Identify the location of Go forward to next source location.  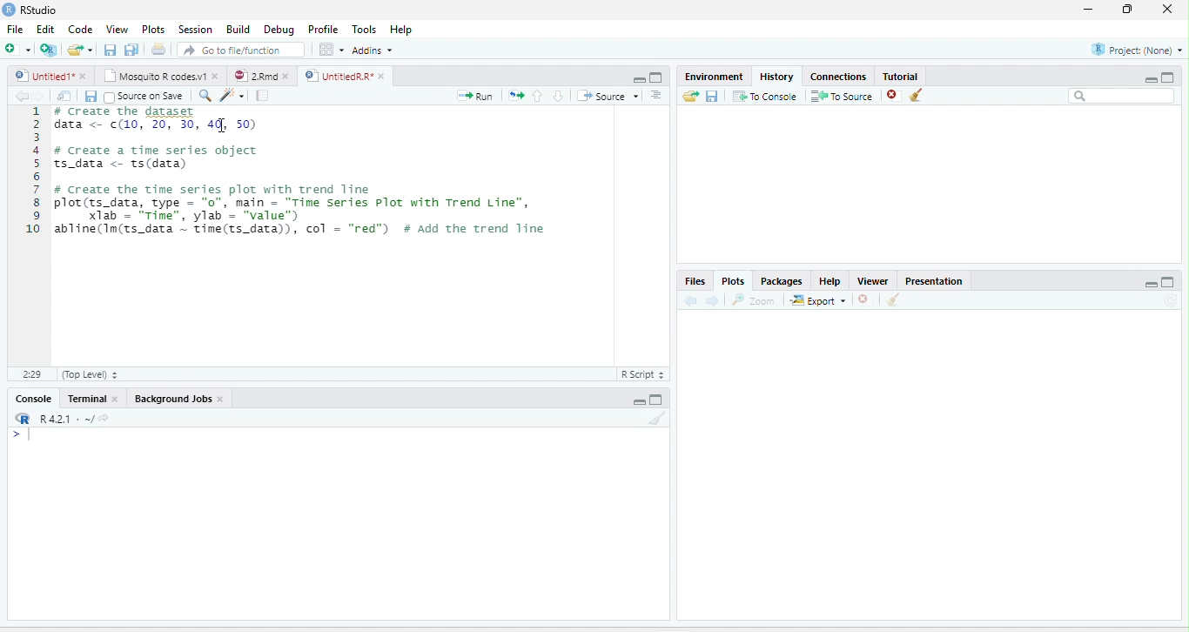
(38, 96).